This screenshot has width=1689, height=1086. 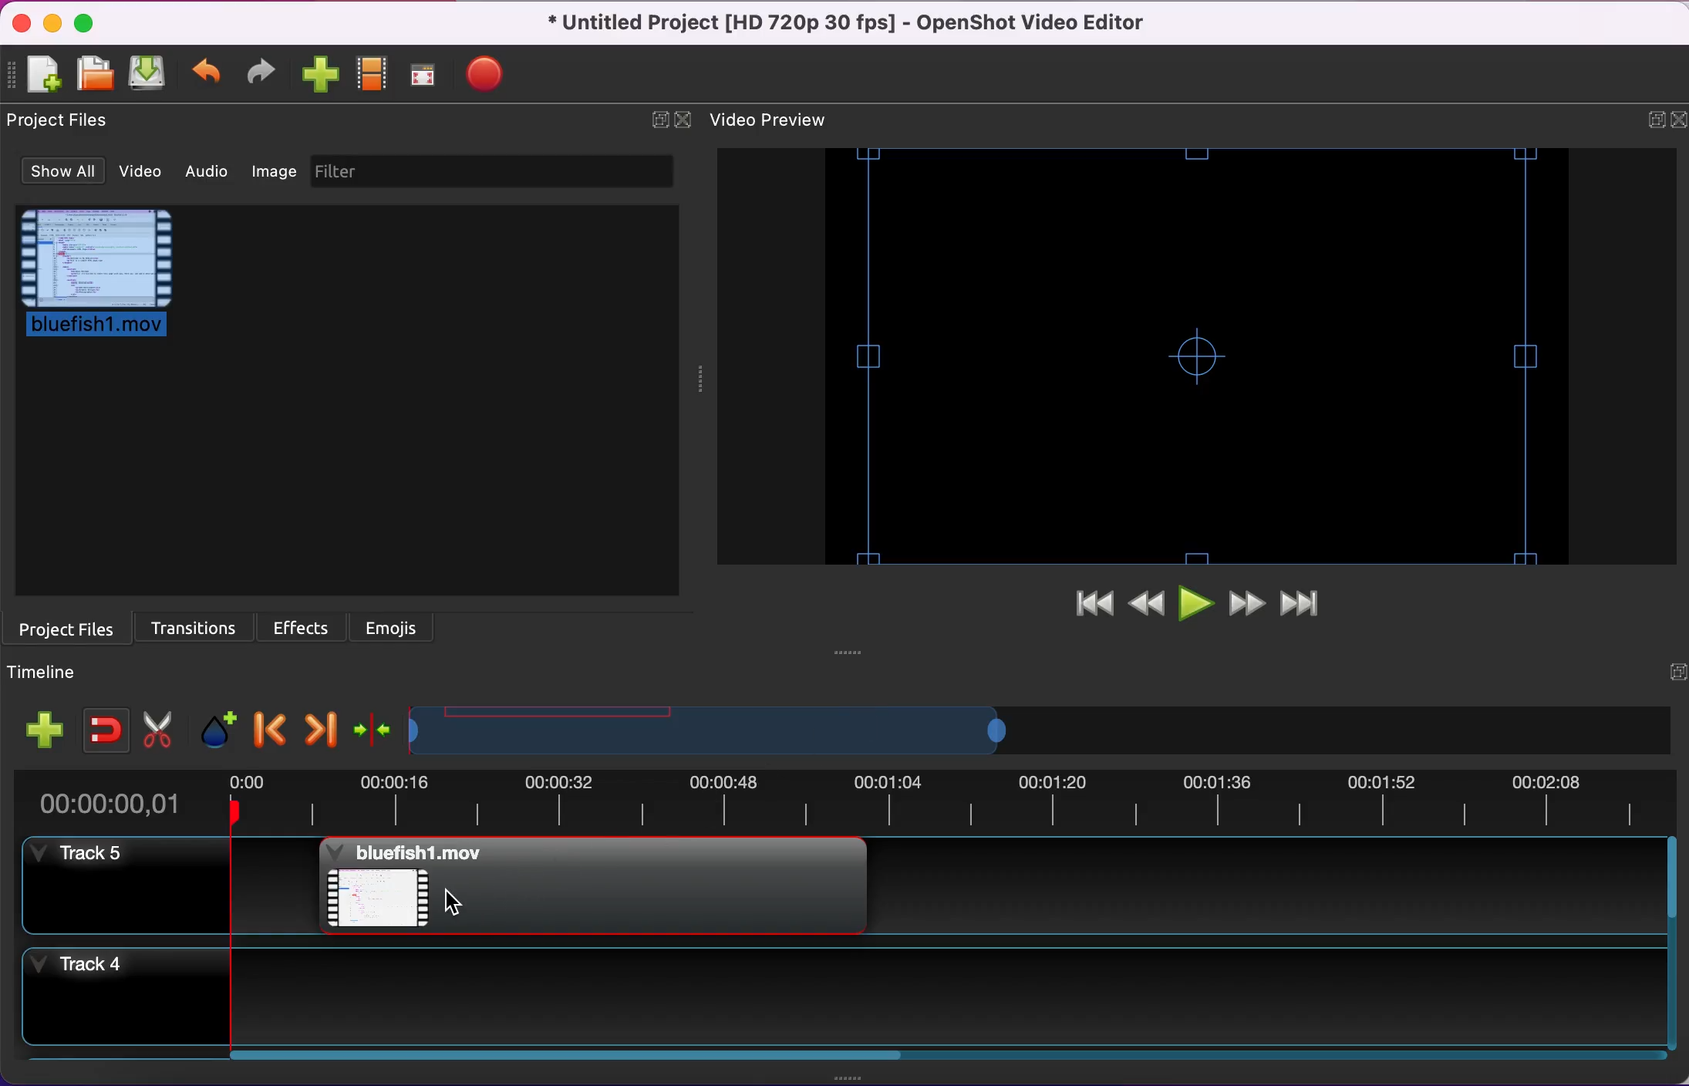 I want to click on effects, so click(x=300, y=629).